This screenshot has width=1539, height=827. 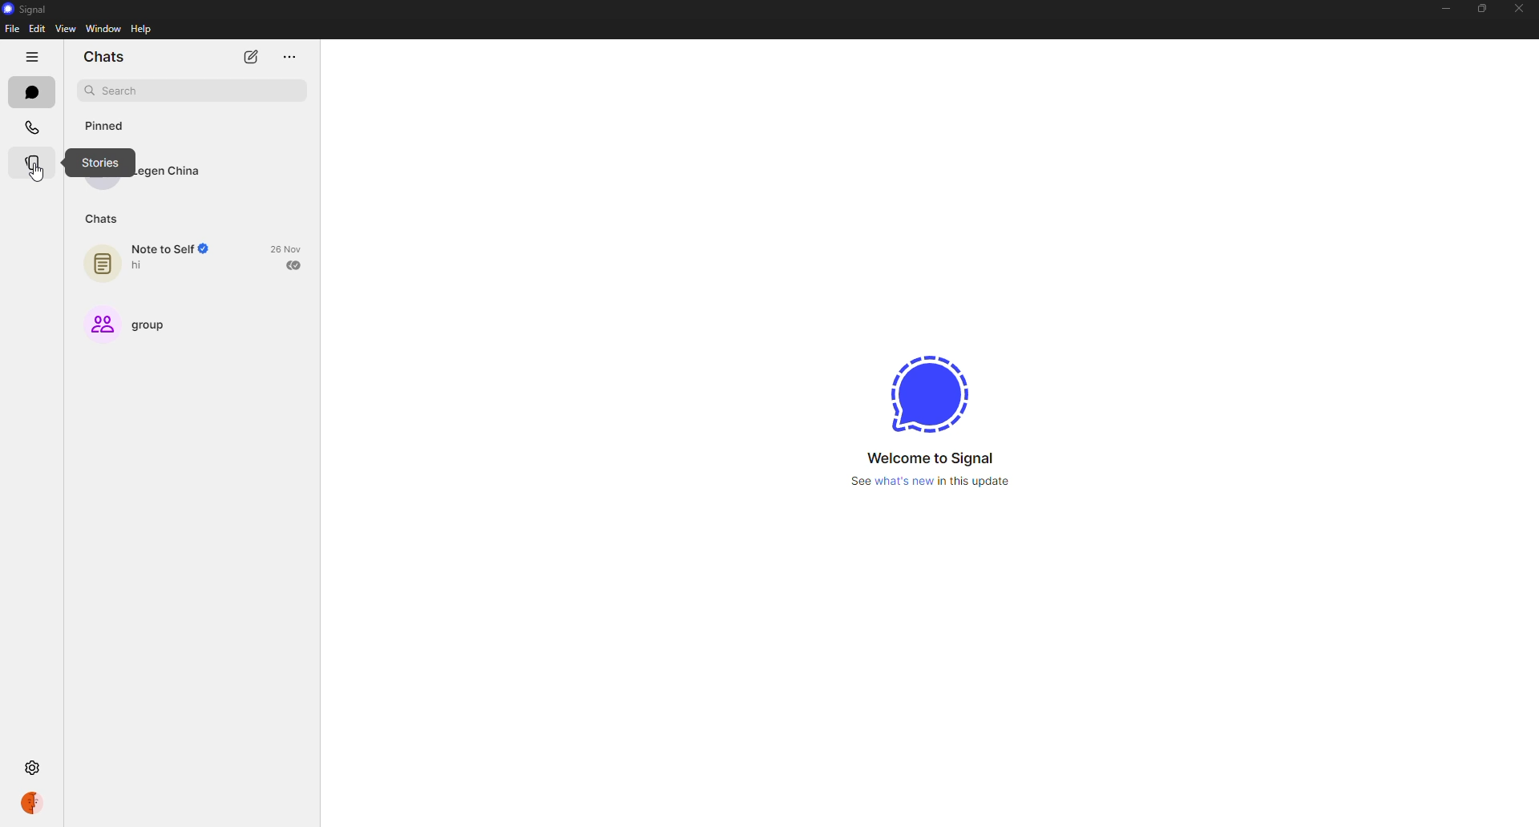 I want to click on maximize, so click(x=1482, y=10).